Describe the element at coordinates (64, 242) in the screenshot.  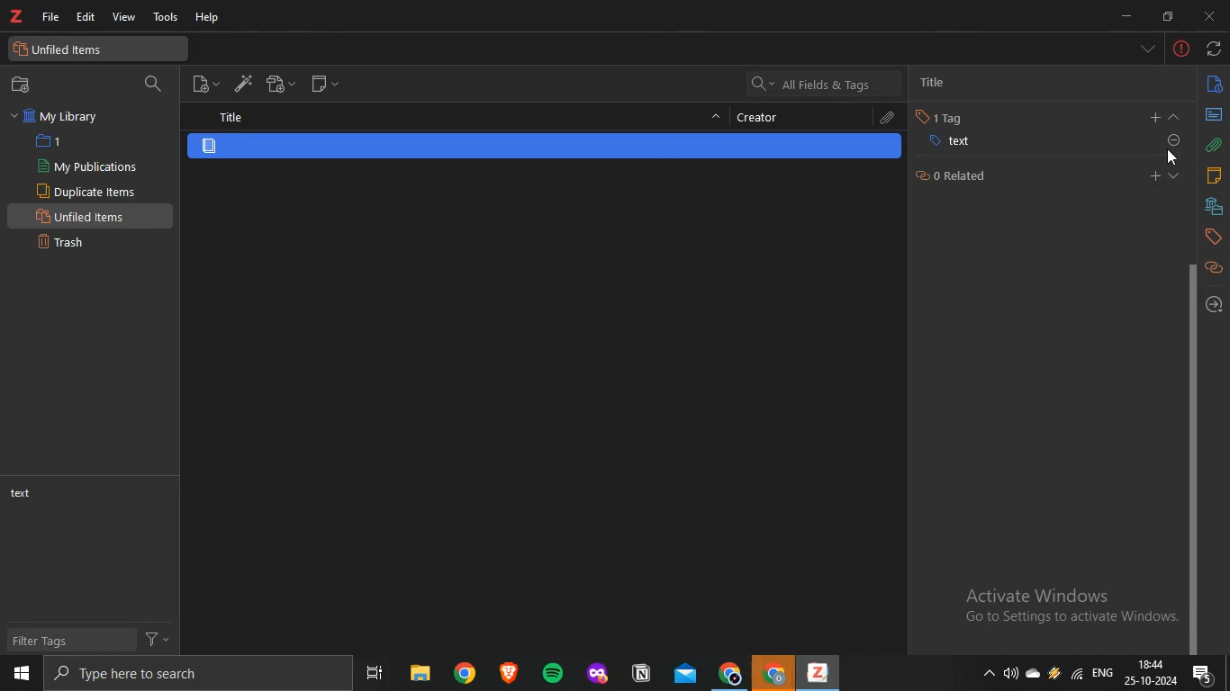
I see `trash` at that location.